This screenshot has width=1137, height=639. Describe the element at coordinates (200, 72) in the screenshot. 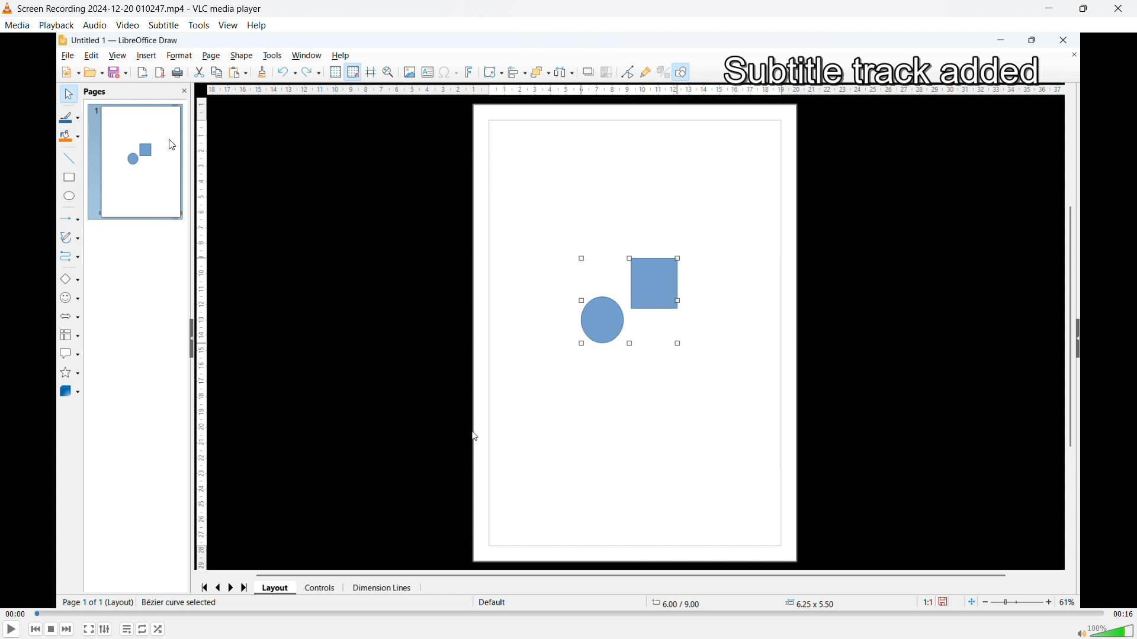

I see `cut` at that location.